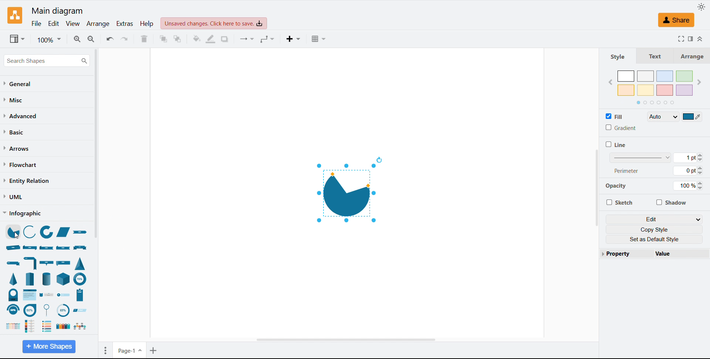 This screenshot has width=710, height=359. I want to click on Extras , so click(124, 24).